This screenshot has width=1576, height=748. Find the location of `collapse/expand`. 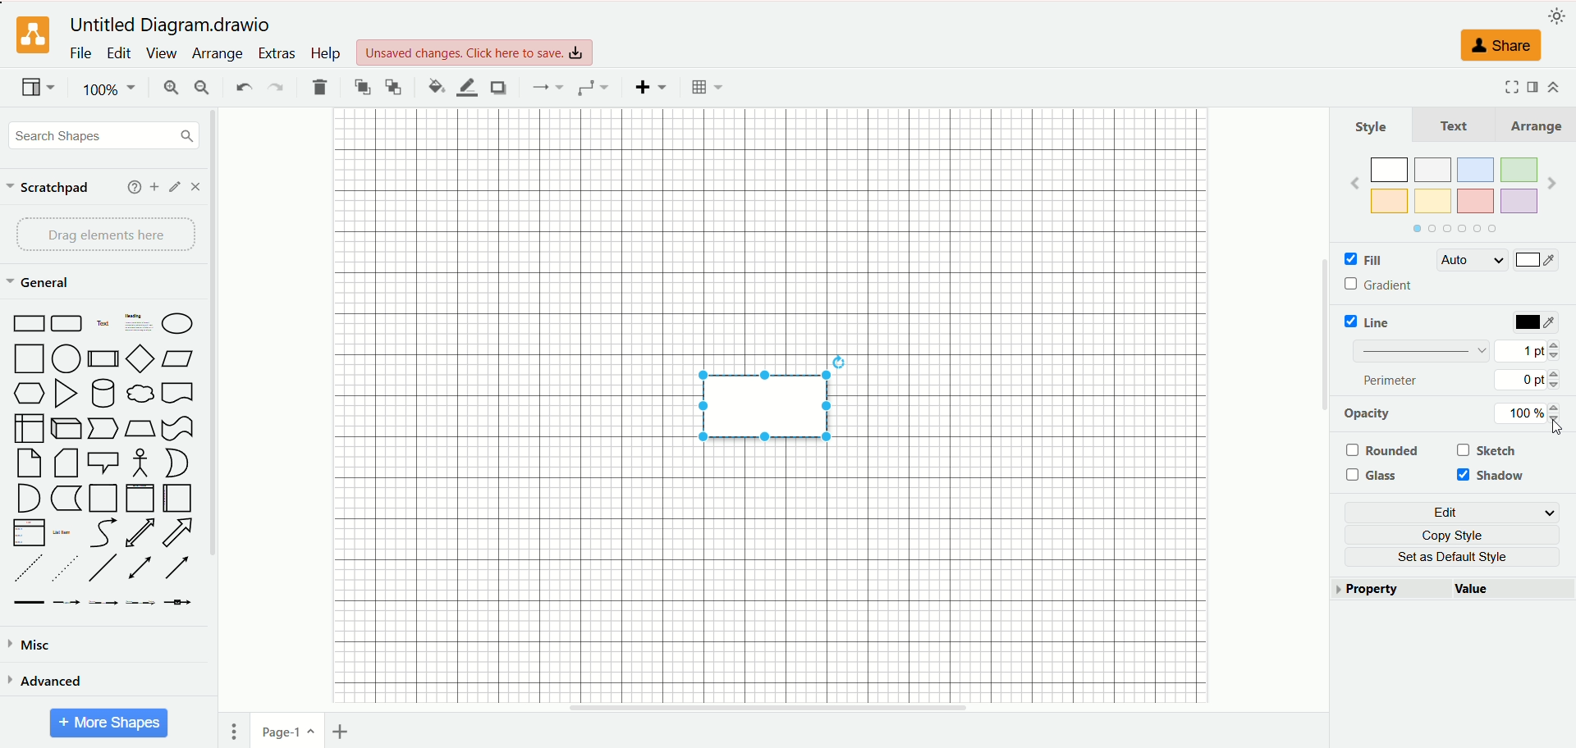

collapse/expand is located at coordinates (1553, 87).